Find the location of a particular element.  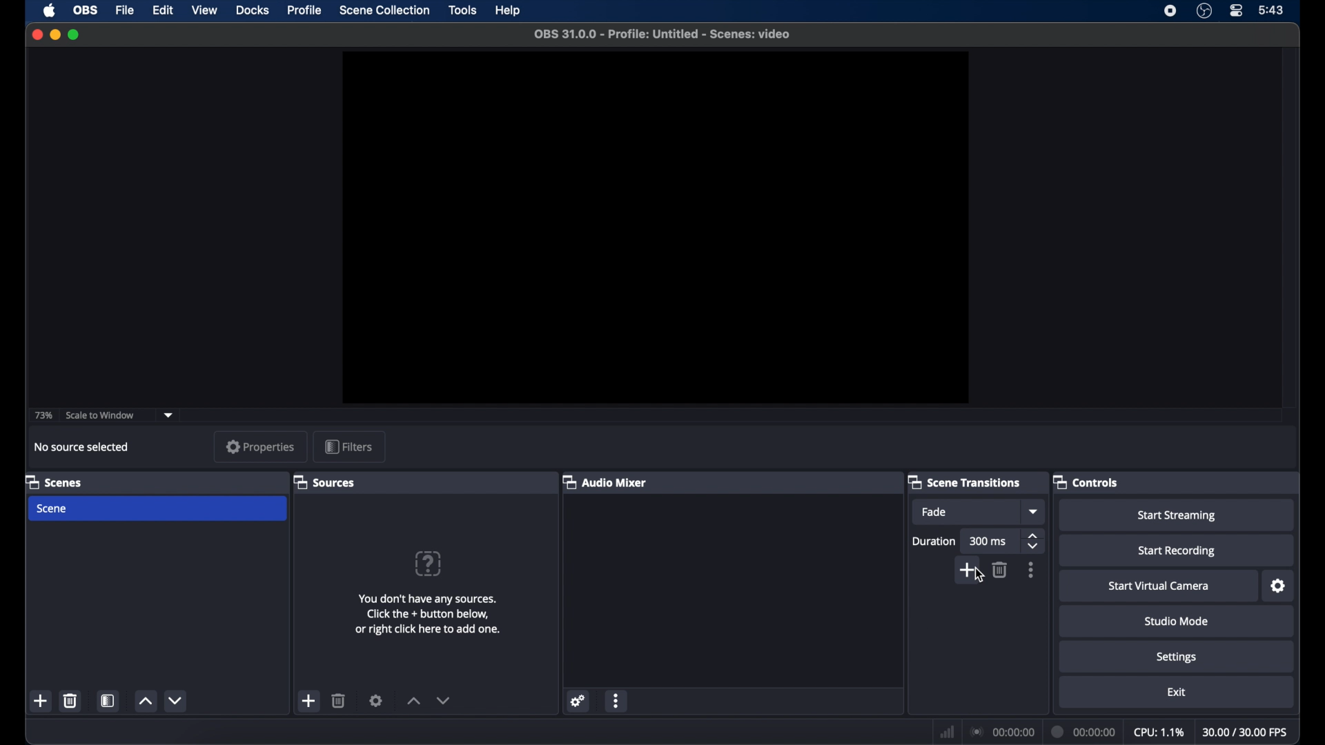

scene transitions is located at coordinates (964, 482).